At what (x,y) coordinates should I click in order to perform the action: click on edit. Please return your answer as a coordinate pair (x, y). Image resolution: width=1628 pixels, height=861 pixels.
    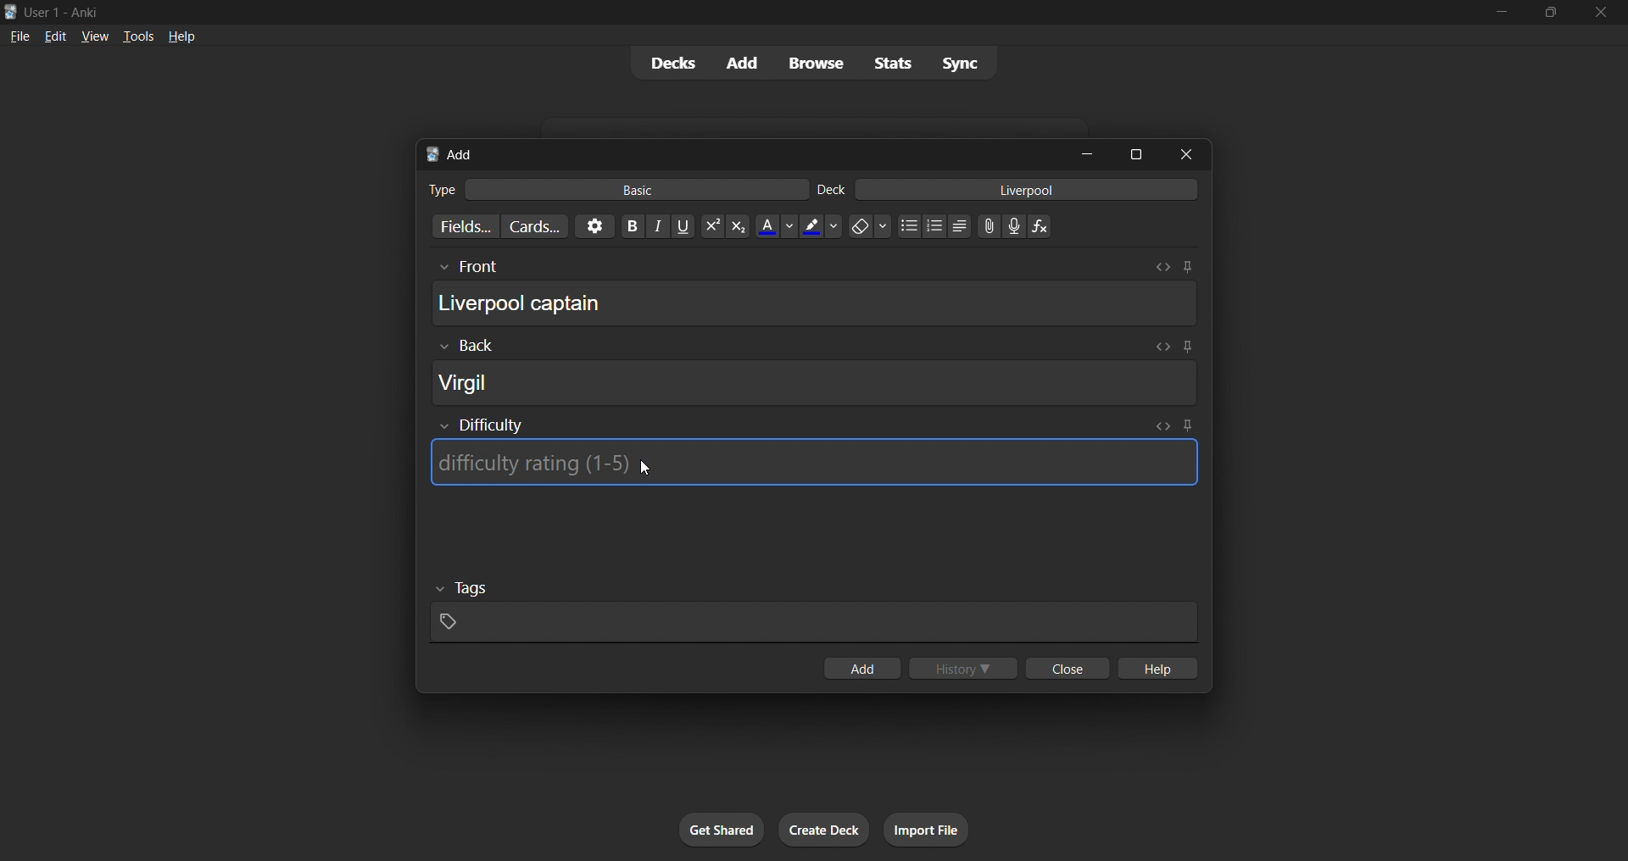
    Looking at the image, I should click on (56, 36).